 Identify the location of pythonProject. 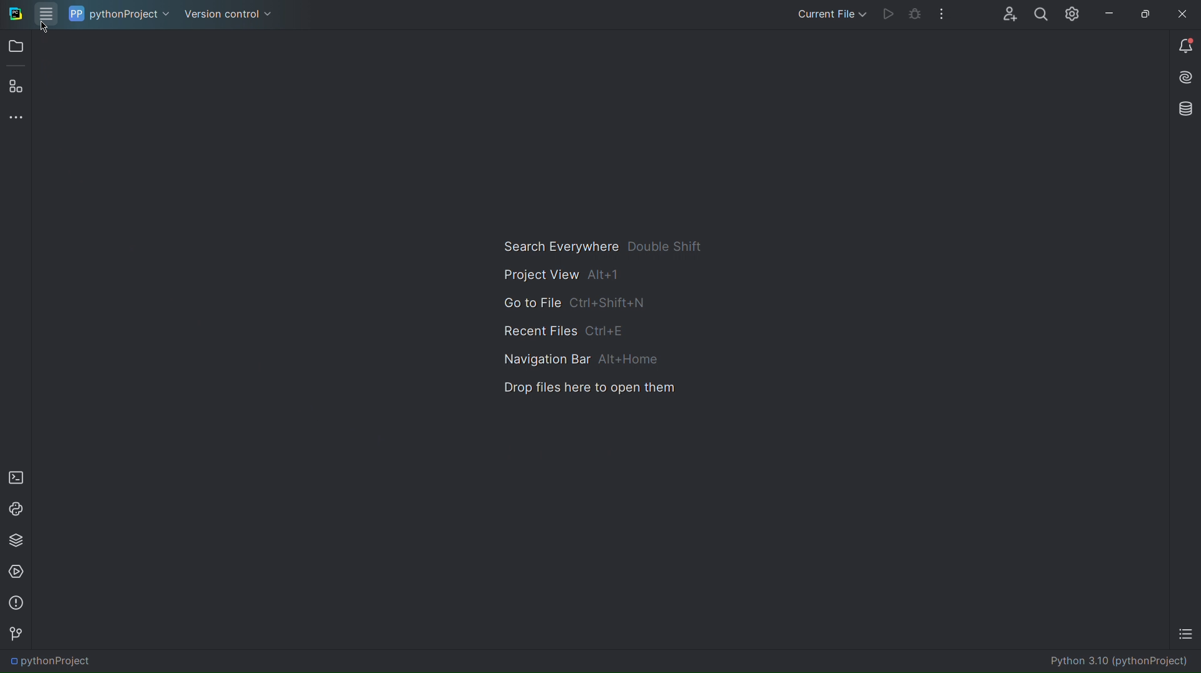
(54, 662).